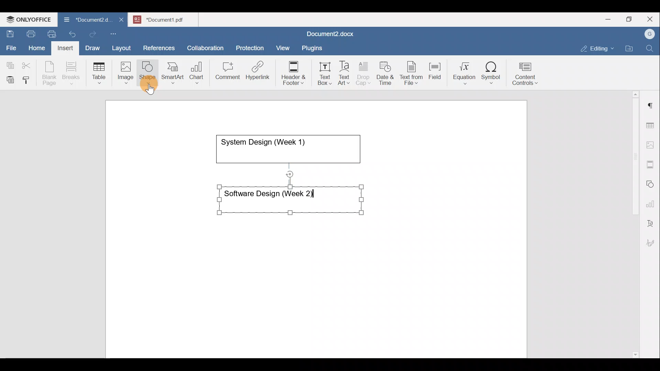  Describe the element at coordinates (491, 75) in the screenshot. I see `Symbol` at that location.